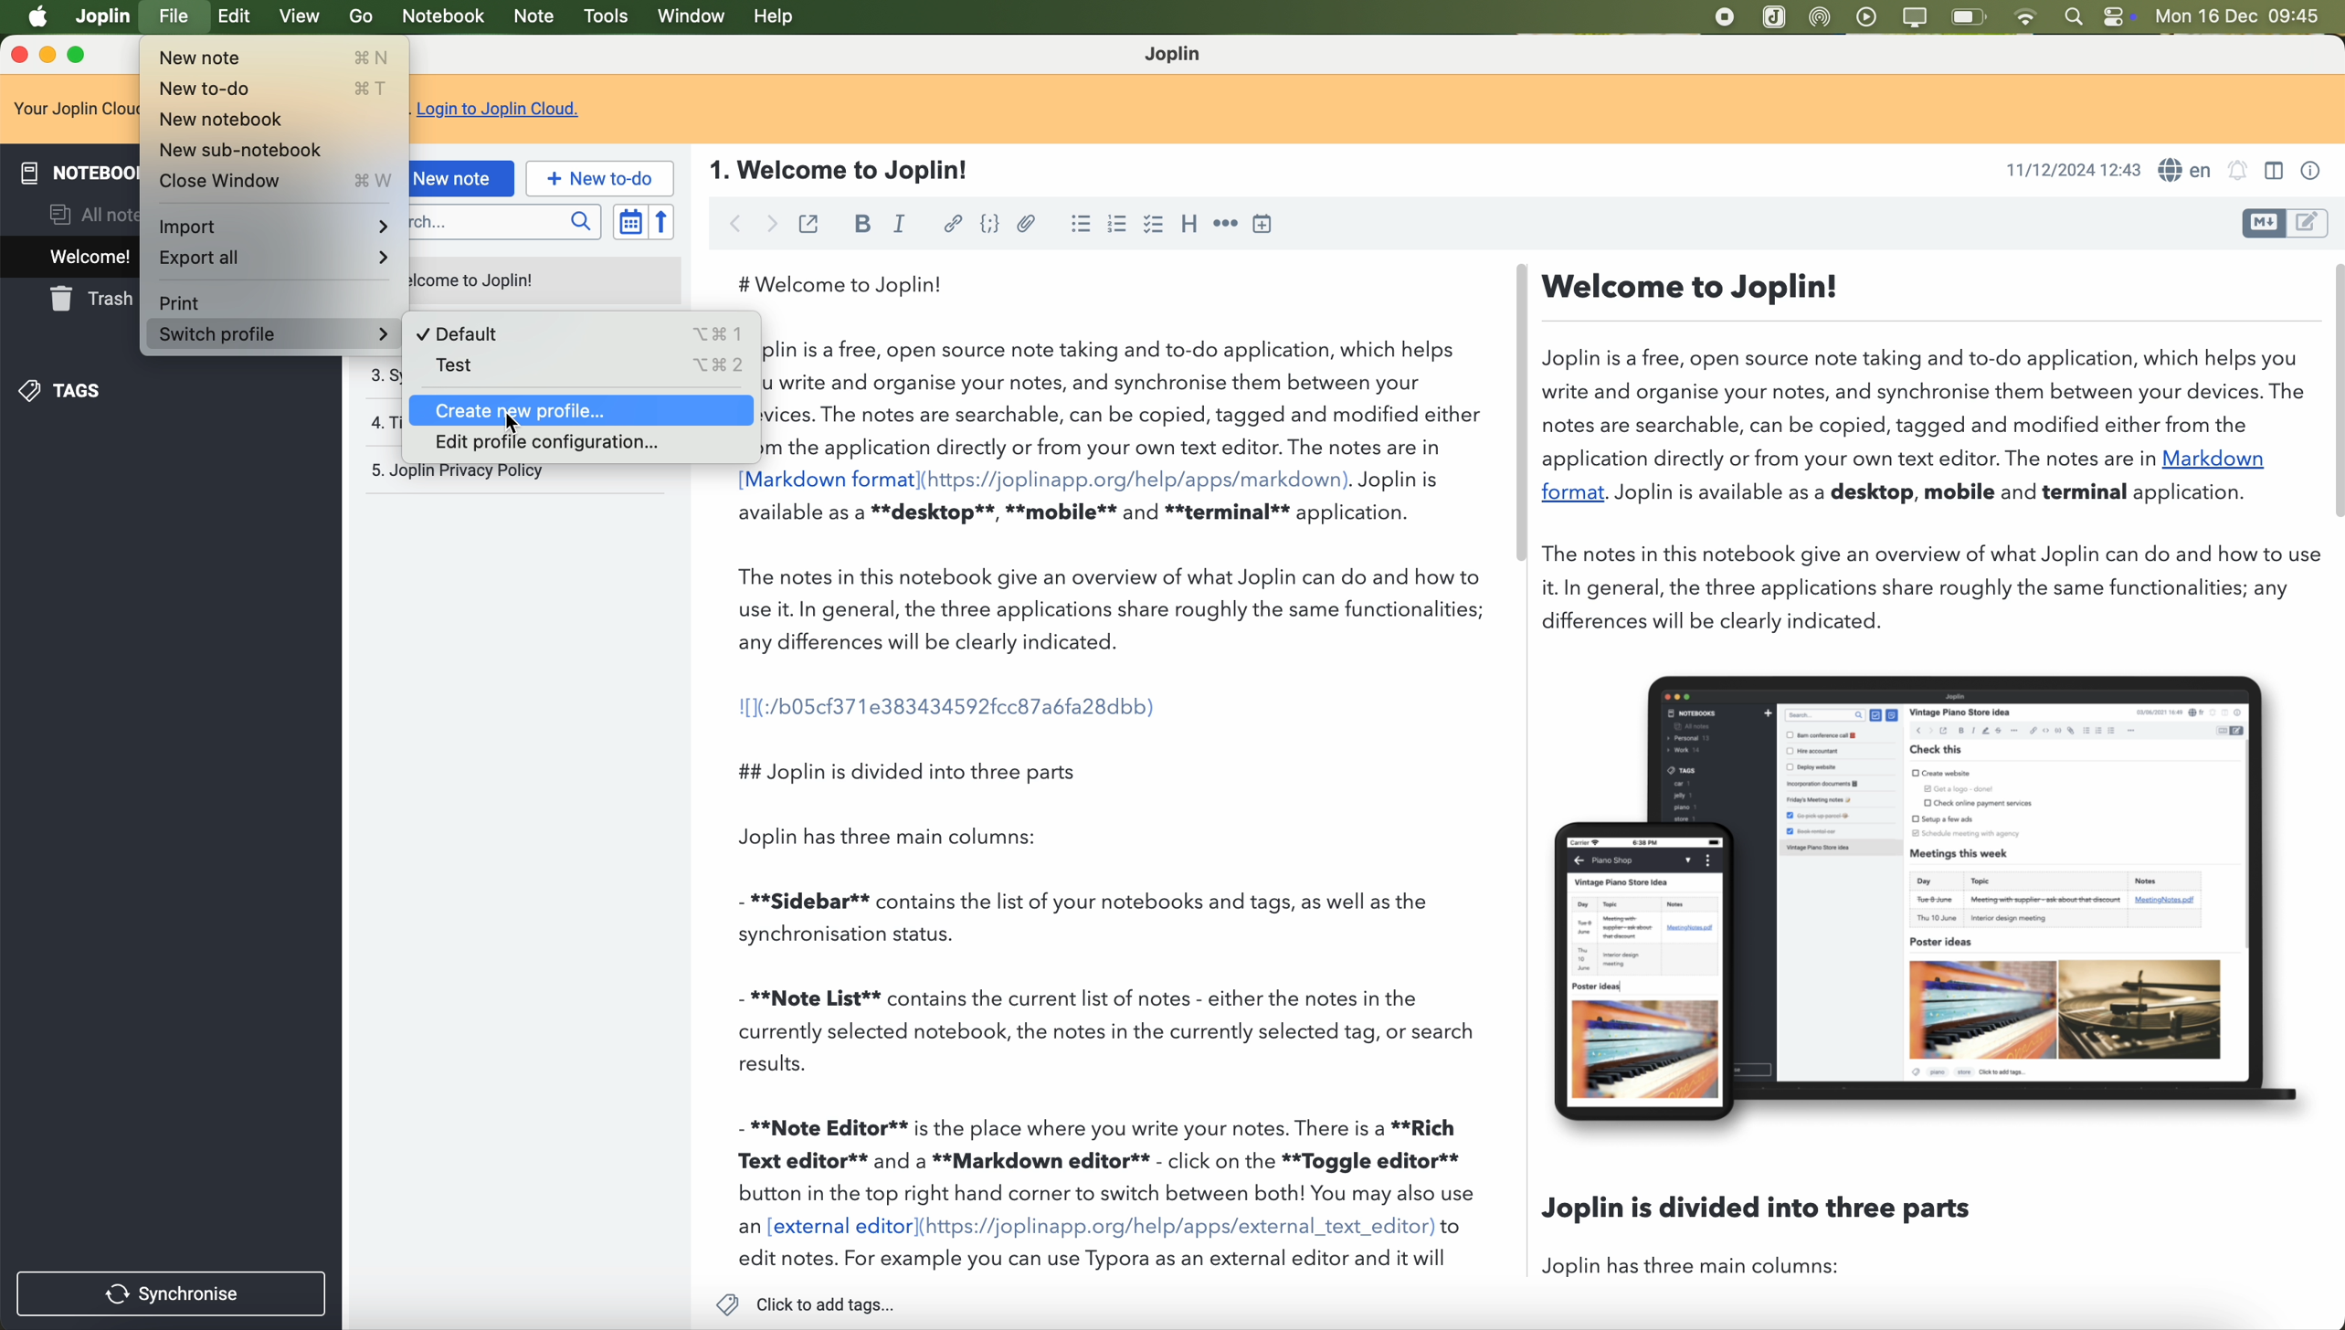 The image size is (2345, 1330). I want to click on Joplin, so click(104, 16).